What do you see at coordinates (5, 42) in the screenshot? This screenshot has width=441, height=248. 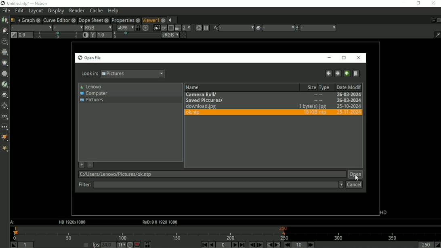 I see `Time` at bounding box center [5, 42].